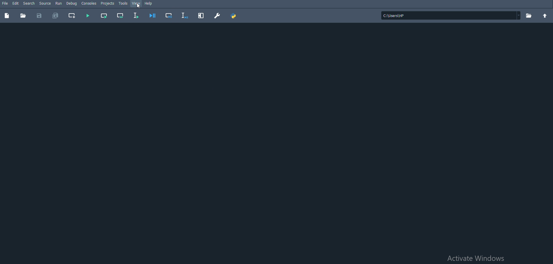  Describe the element at coordinates (71, 16) in the screenshot. I see `create new cell at the current line` at that location.